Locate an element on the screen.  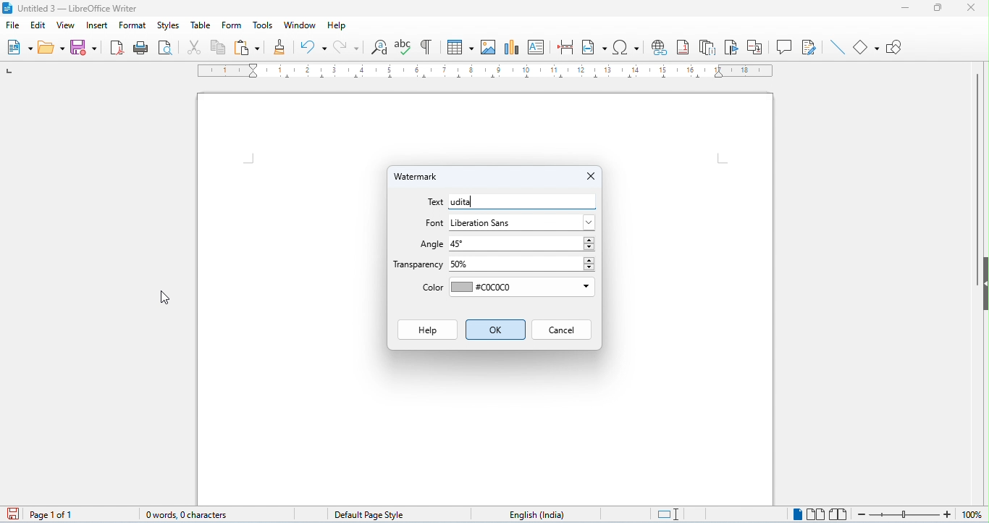
print is located at coordinates (142, 49).